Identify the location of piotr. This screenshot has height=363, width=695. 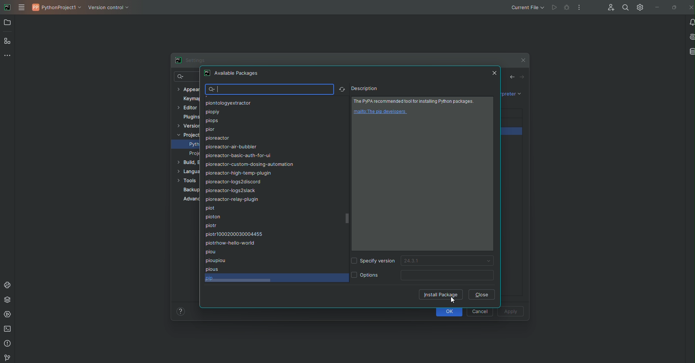
(214, 226).